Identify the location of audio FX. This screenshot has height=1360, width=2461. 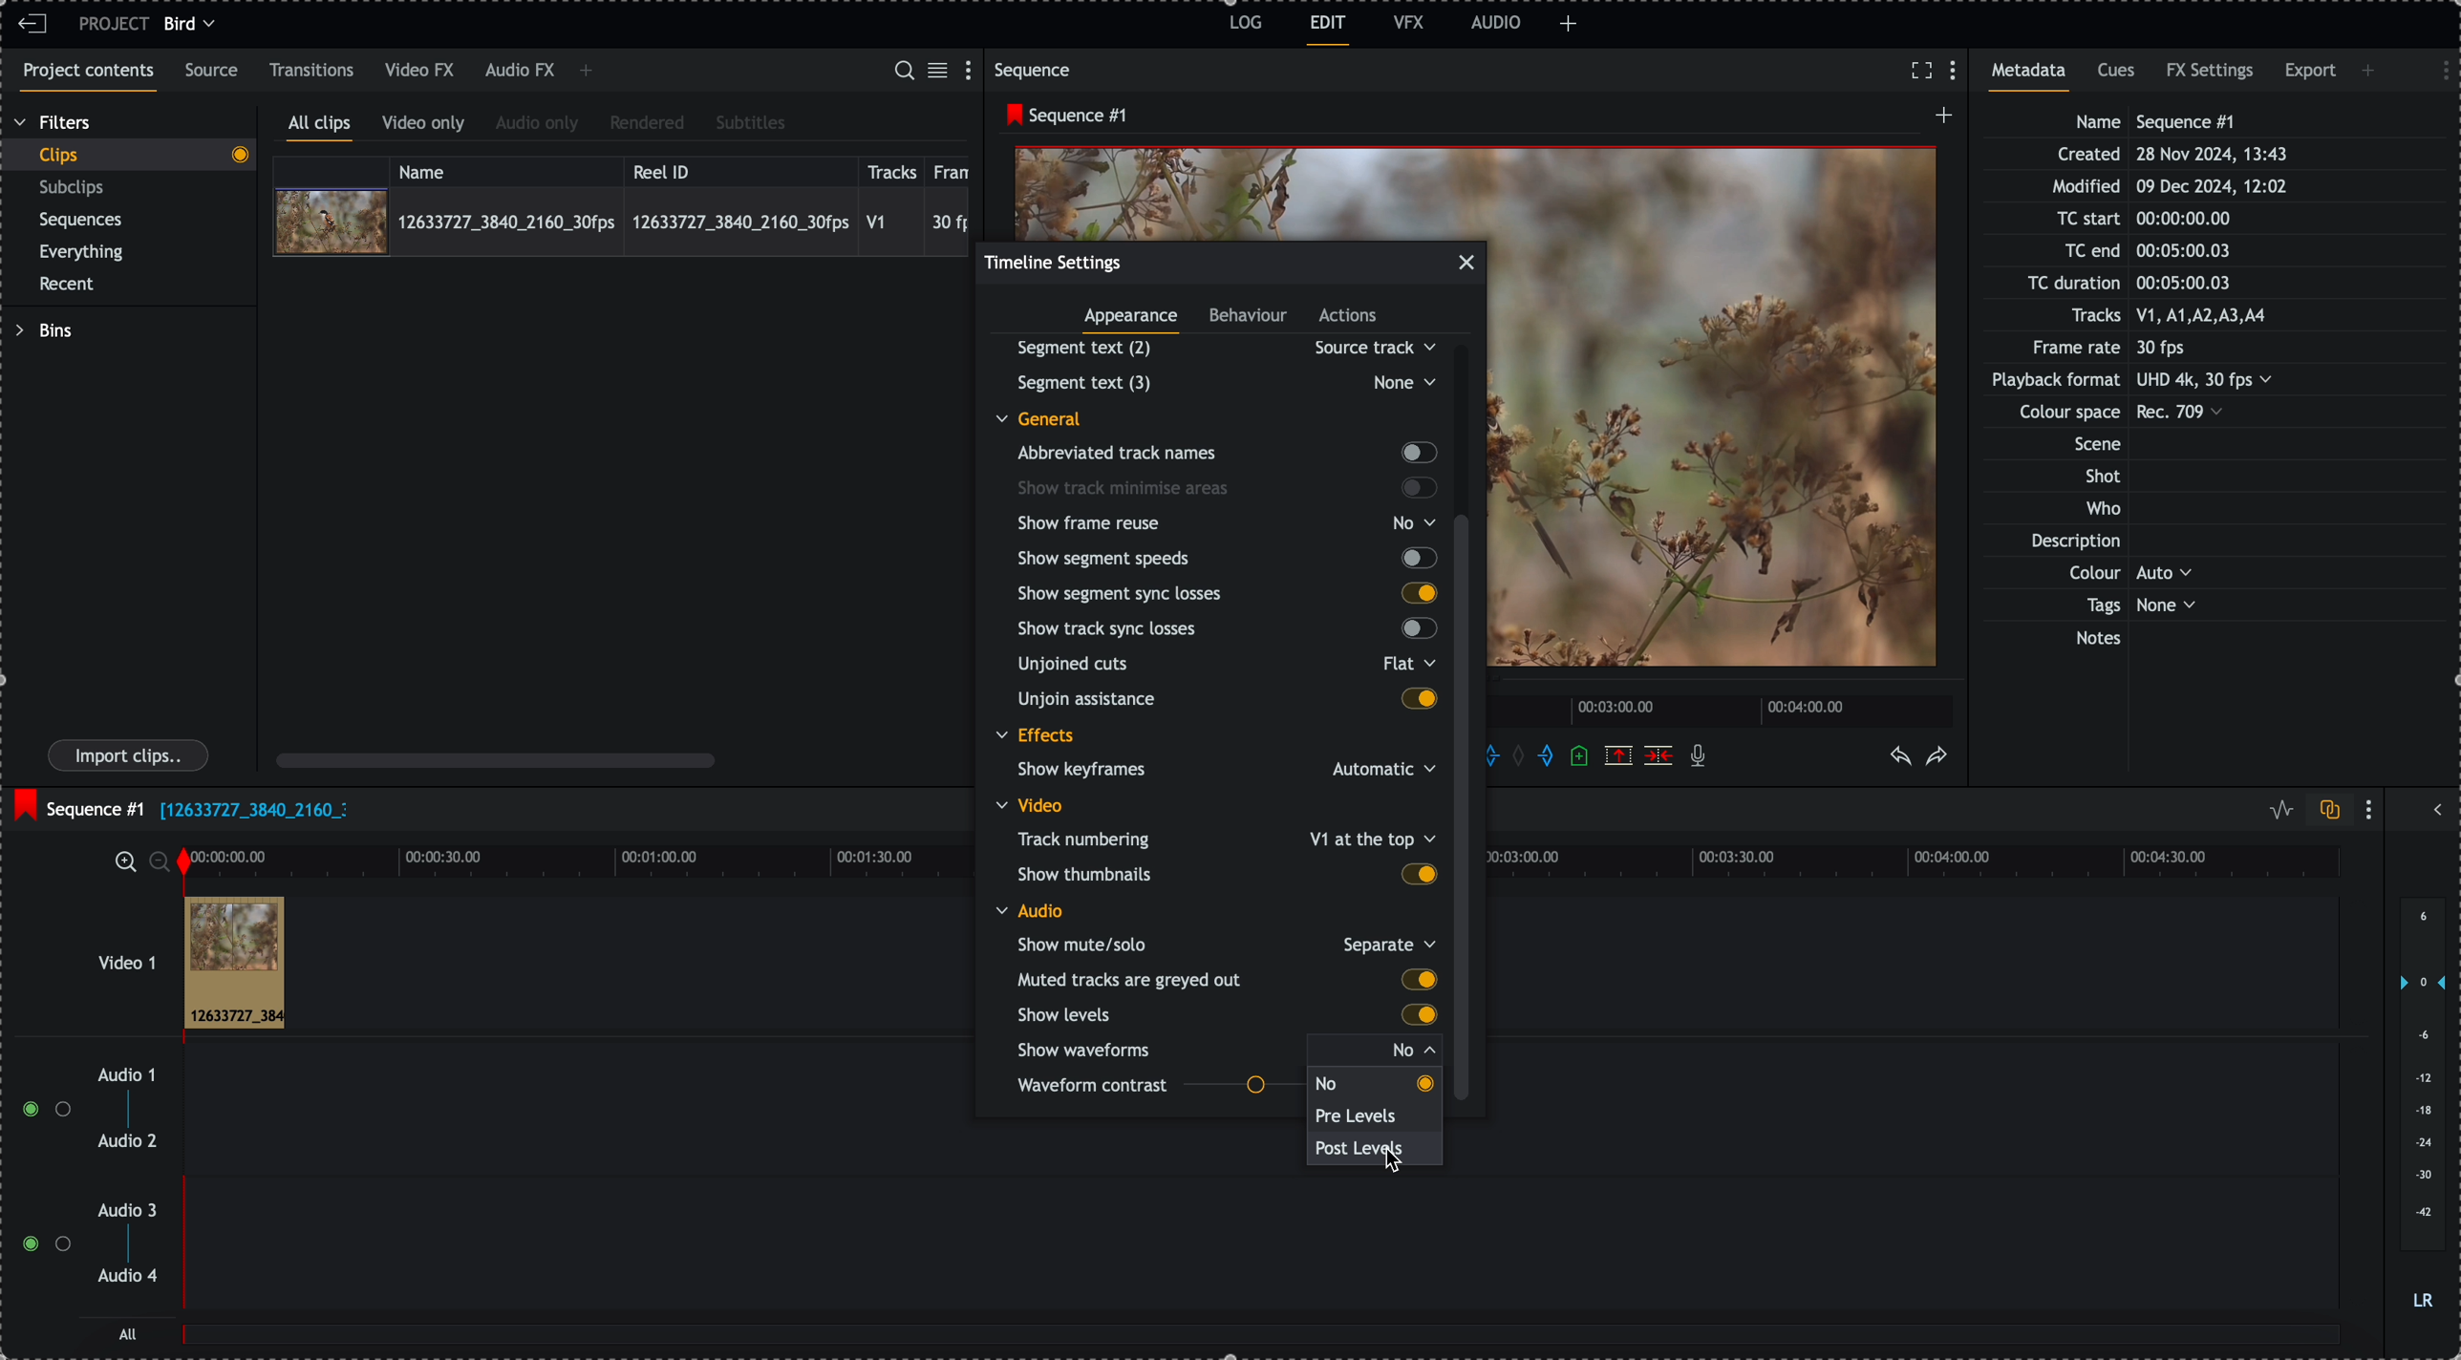
(519, 72).